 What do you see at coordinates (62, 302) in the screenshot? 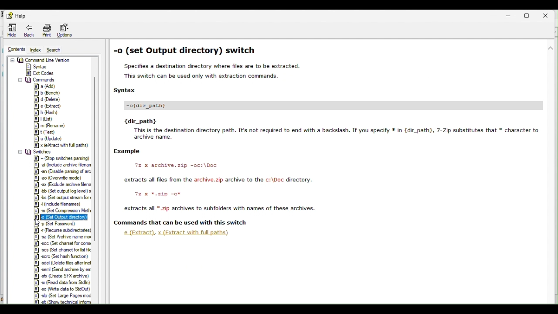
I see `Show technical information` at bounding box center [62, 302].